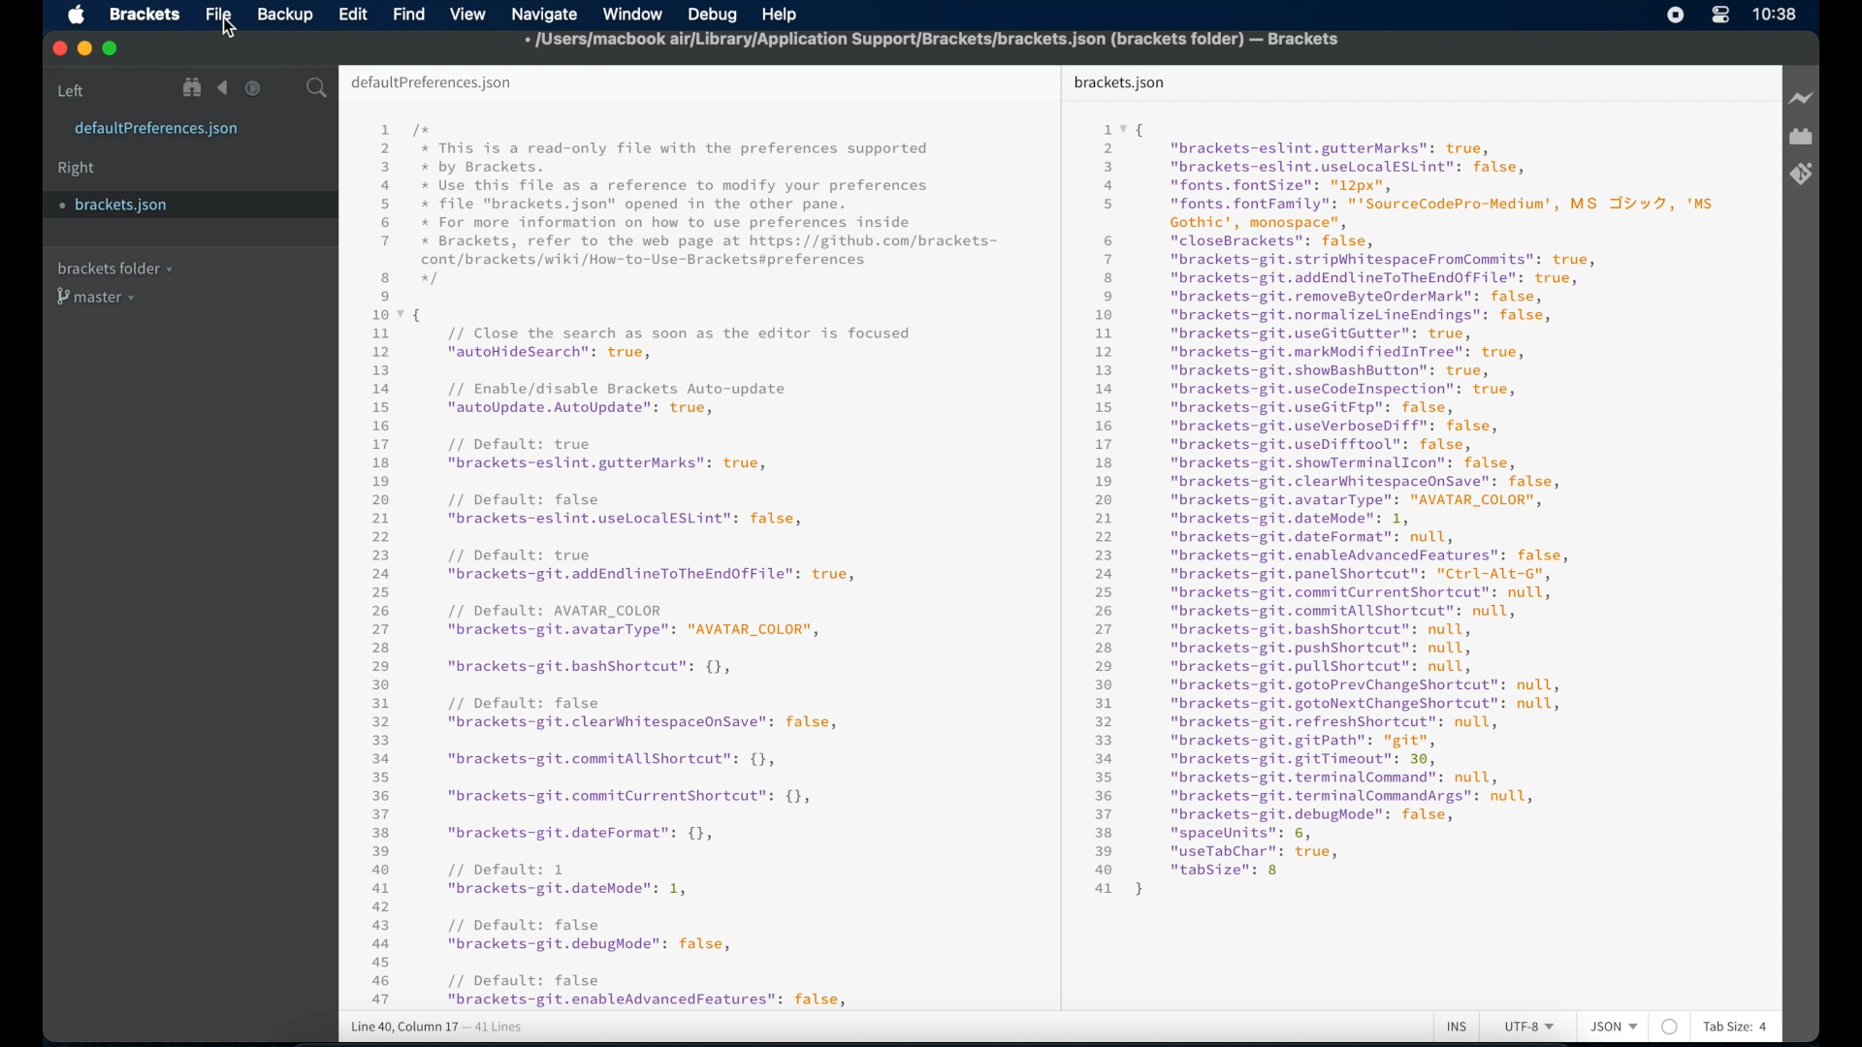 Image resolution: width=1862 pixels, height=1047 pixels. What do you see at coordinates (1801, 174) in the screenshot?
I see `brackets  git extension` at bounding box center [1801, 174].